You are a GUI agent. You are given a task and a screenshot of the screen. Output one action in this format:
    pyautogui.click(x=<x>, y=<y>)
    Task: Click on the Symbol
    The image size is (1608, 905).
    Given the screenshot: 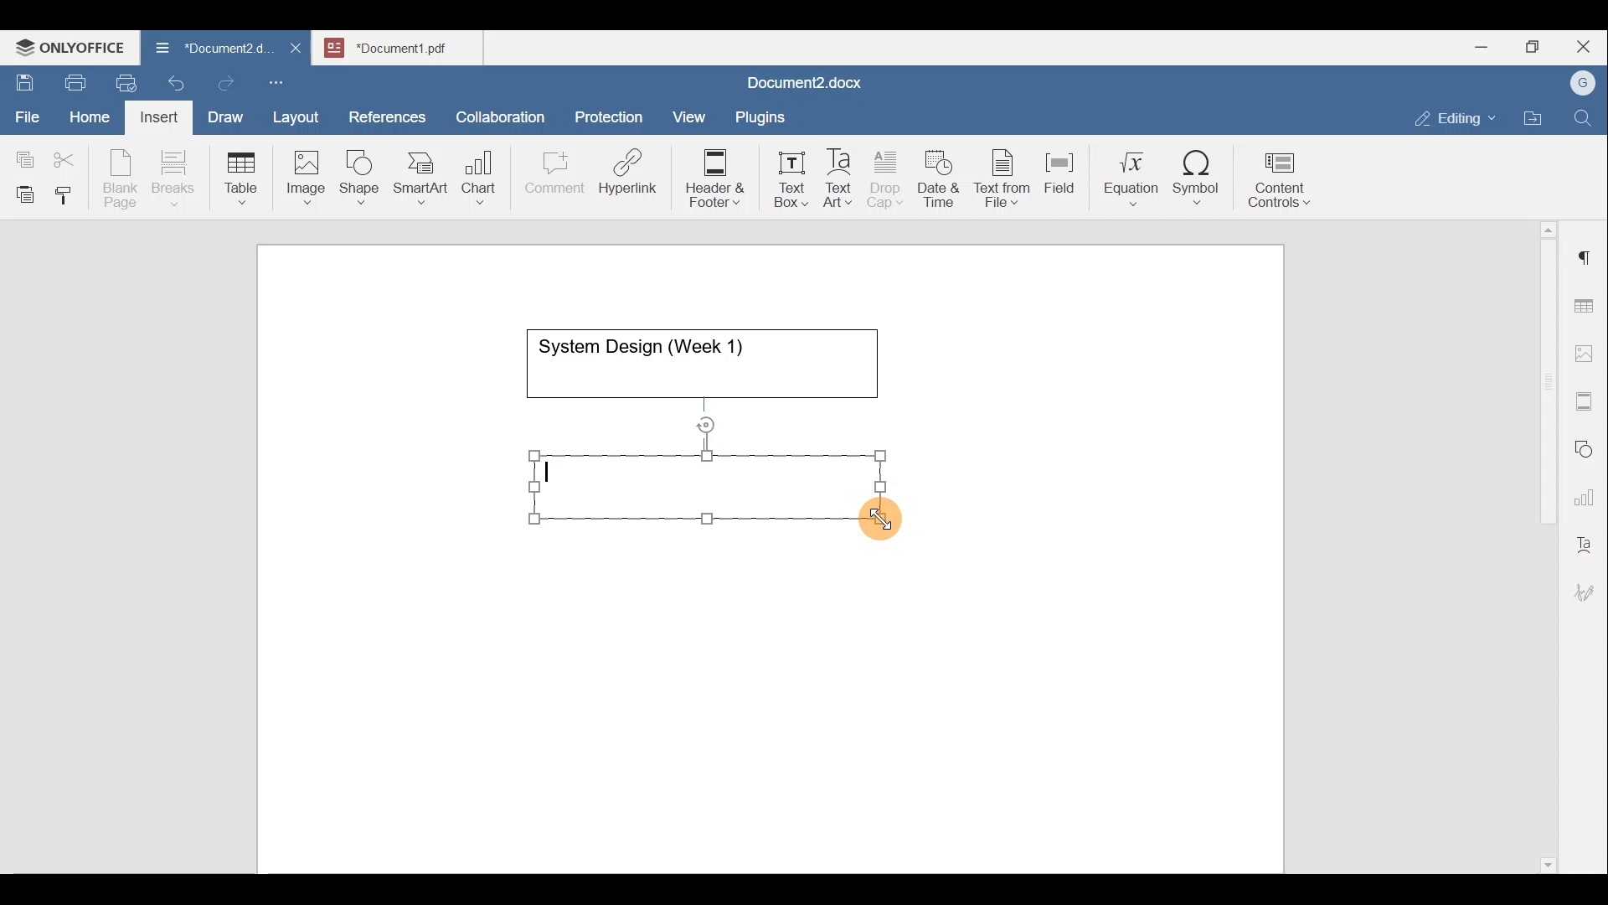 What is the action you would take?
    pyautogui.click(x=1197, y=183)
    